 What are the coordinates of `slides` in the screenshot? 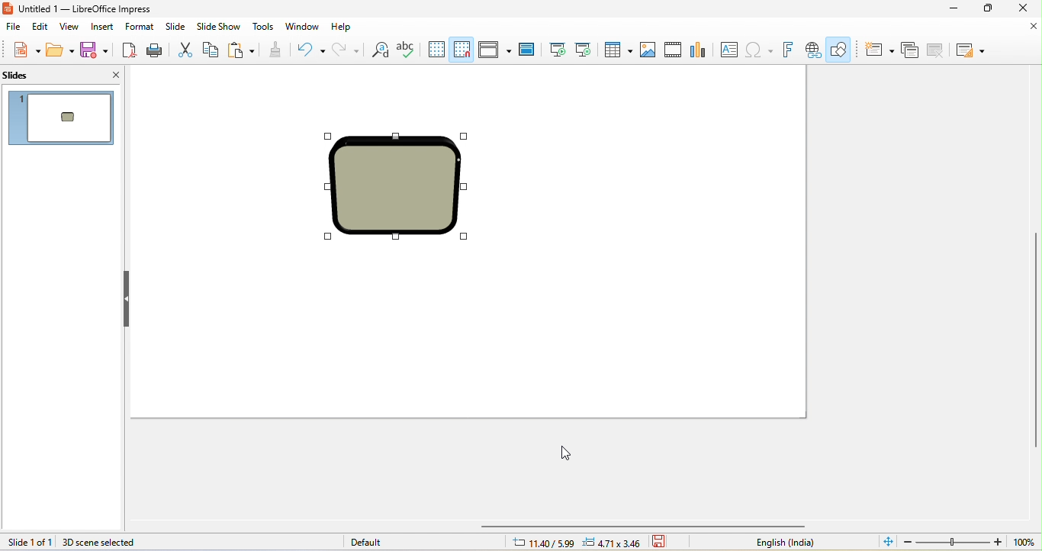 It's located at (32, 76).